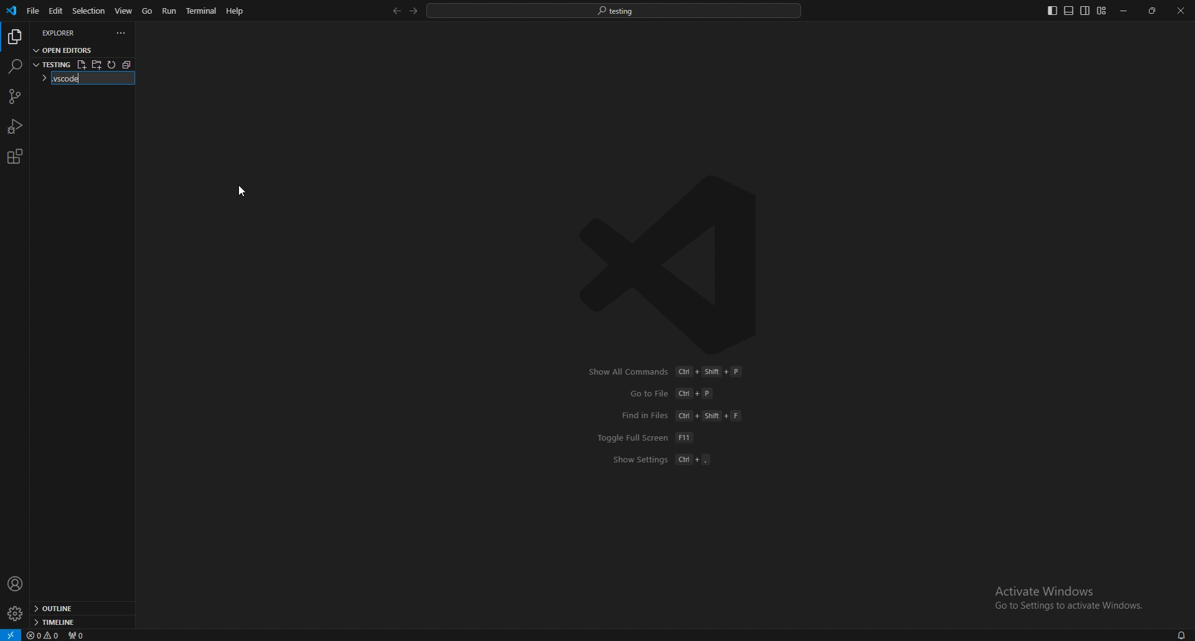 The width and height of the screenshot is (1195, 641). Describe the element at coordinates (82, 635) in the screenshot. I see `ports forwarded` at that location.